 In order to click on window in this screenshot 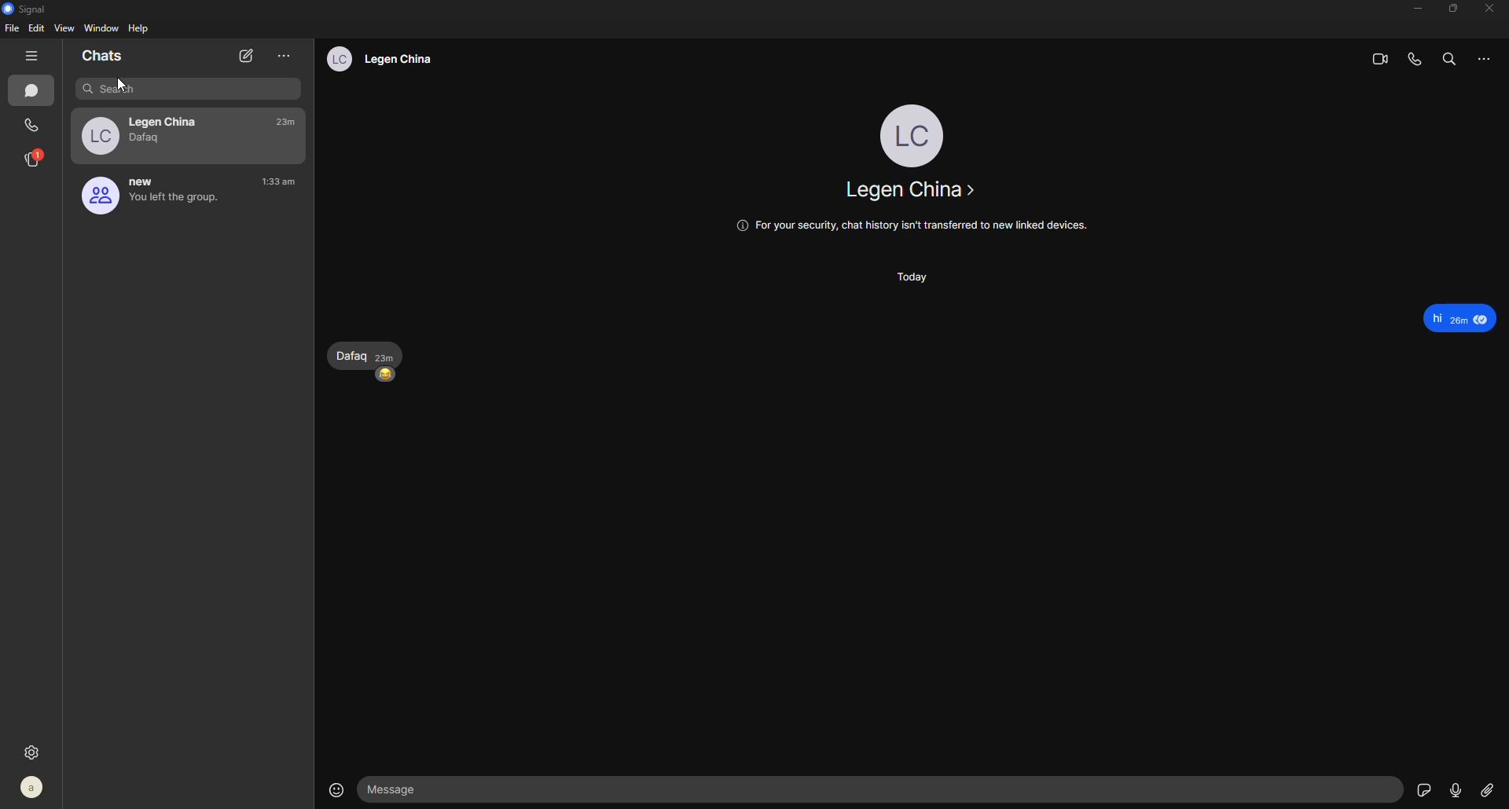, I will do `click(101, 27)`.